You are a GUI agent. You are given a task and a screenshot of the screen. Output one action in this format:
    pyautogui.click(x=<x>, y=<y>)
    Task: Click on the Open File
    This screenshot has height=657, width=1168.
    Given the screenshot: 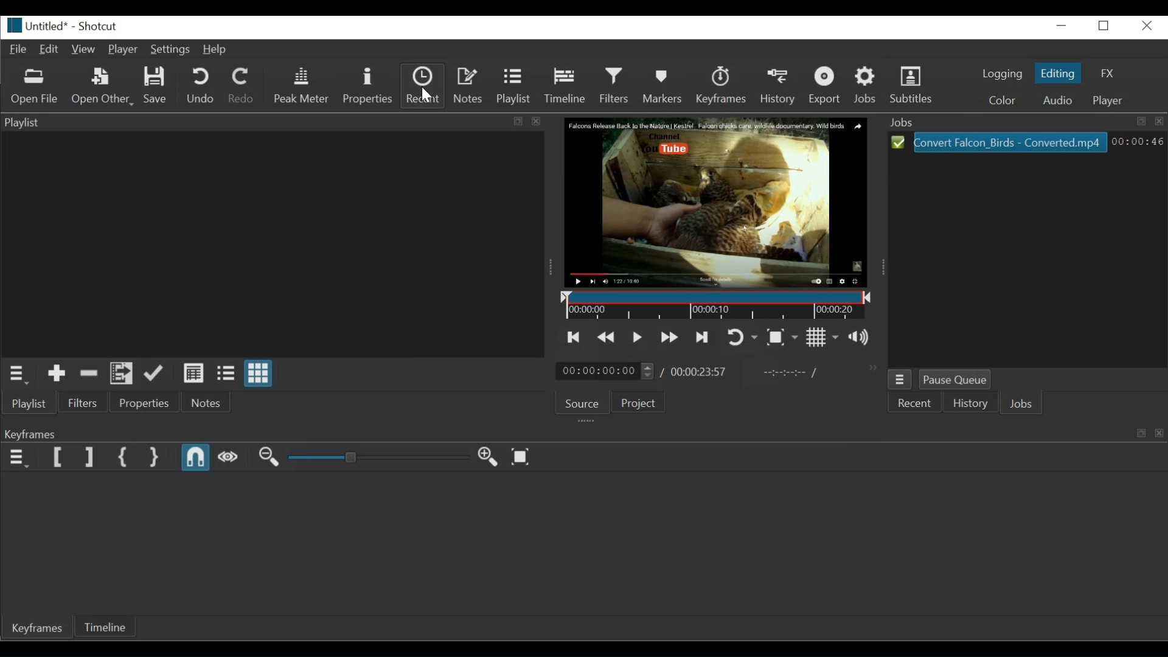 What is the action you would take?
    pyautogui.click(x=35, y=87)
    